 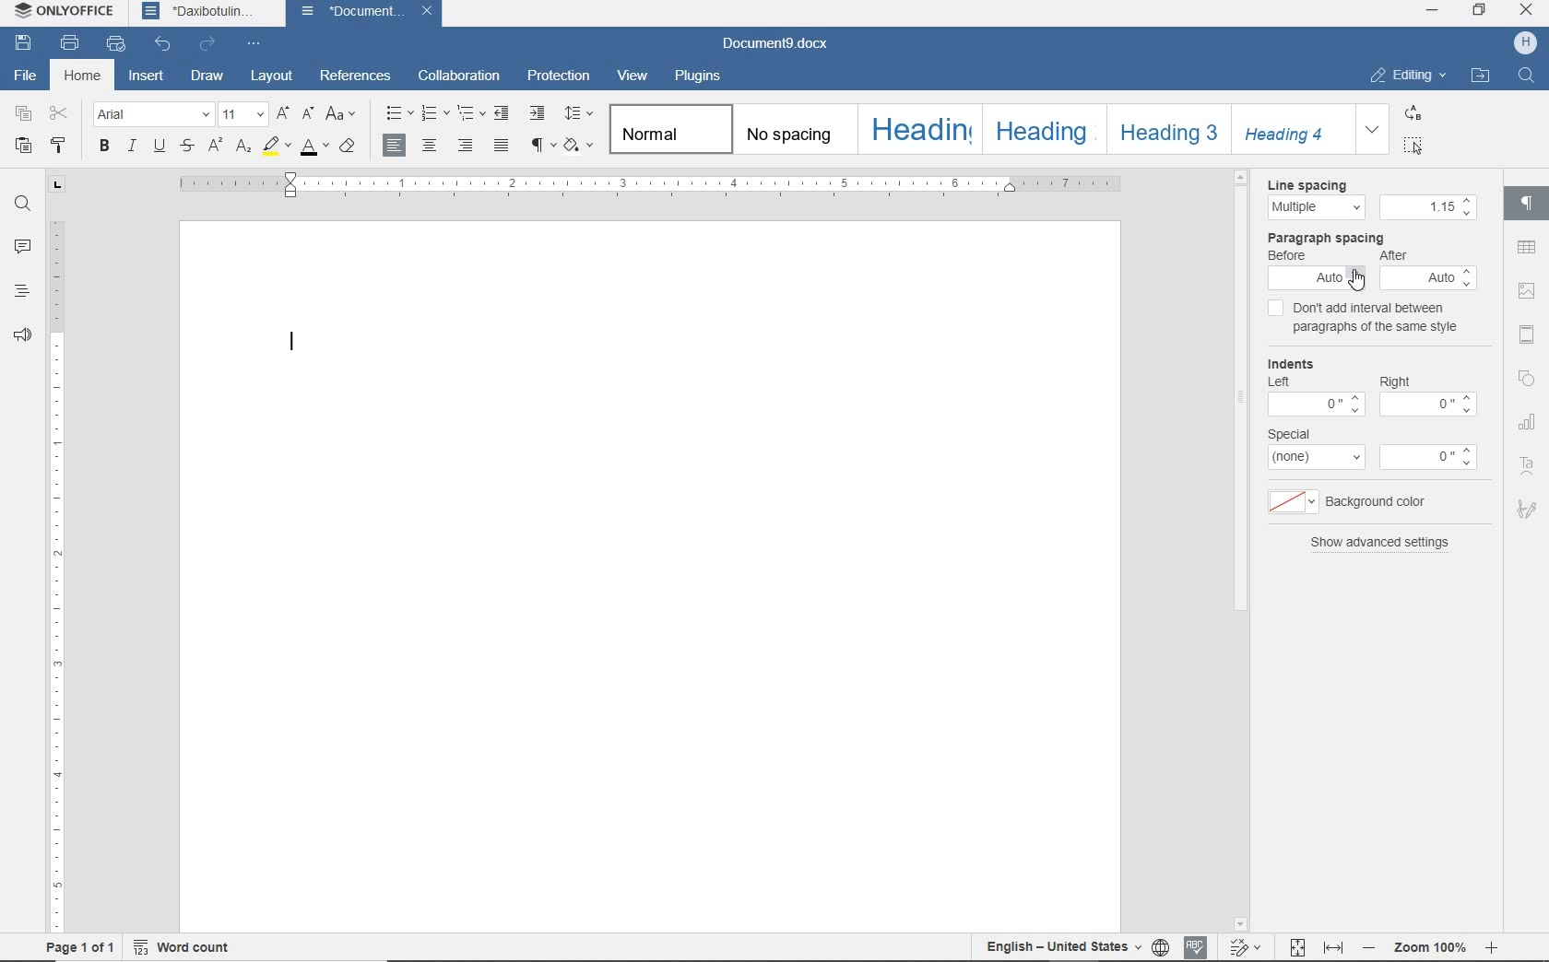 I want to click on text language, so click(x=1059, y=947).